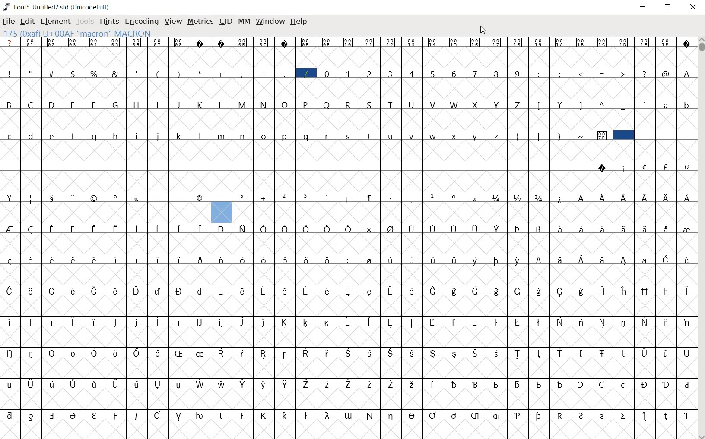 The height and width of the screenshot is (439, 705). What do you see at coordinates (76, 322) in the screenshot?
I see `Symbol` at bounding box center [76, 322].